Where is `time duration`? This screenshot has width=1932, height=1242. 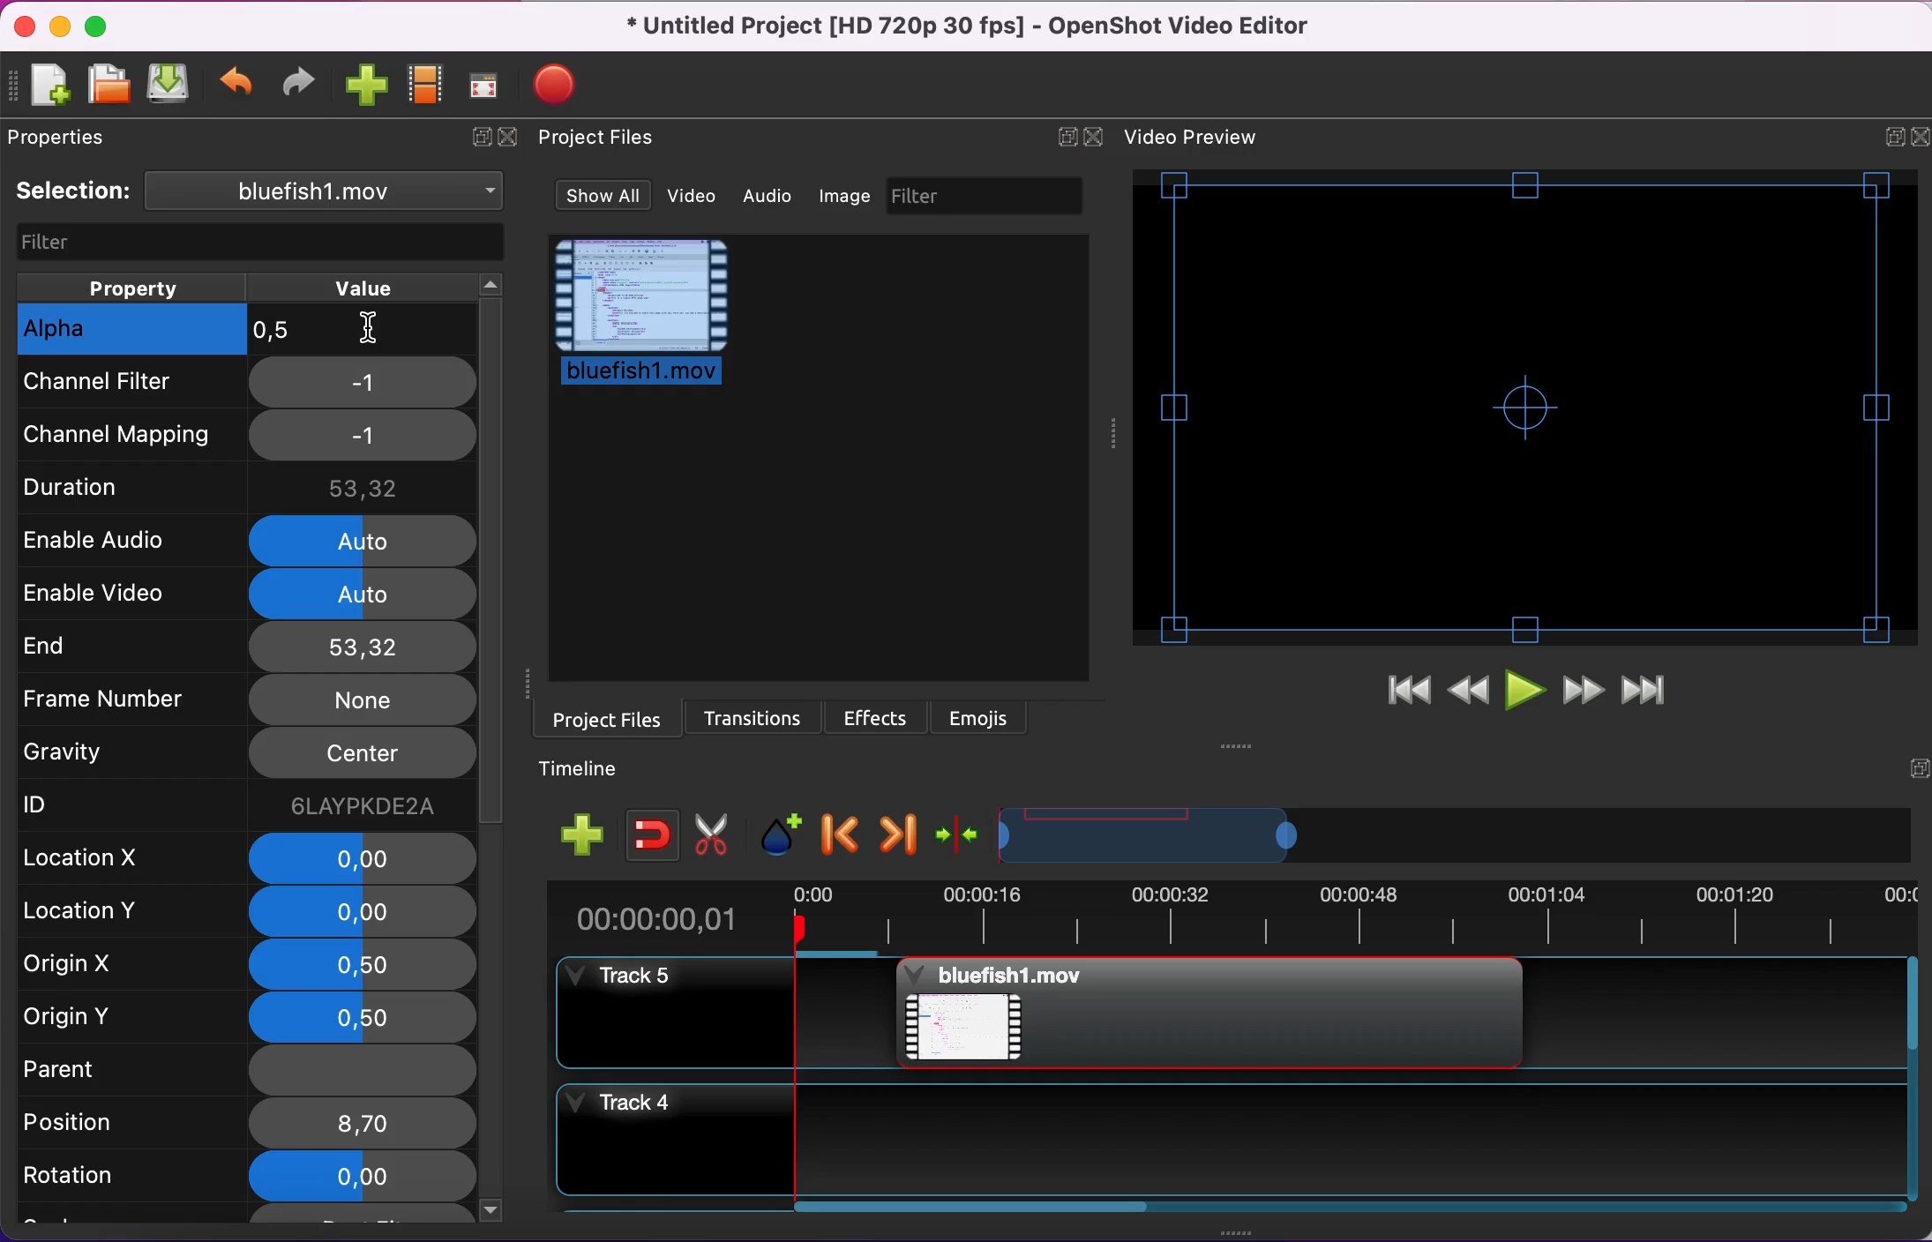 time duration is located at coordinates (1244, 918).